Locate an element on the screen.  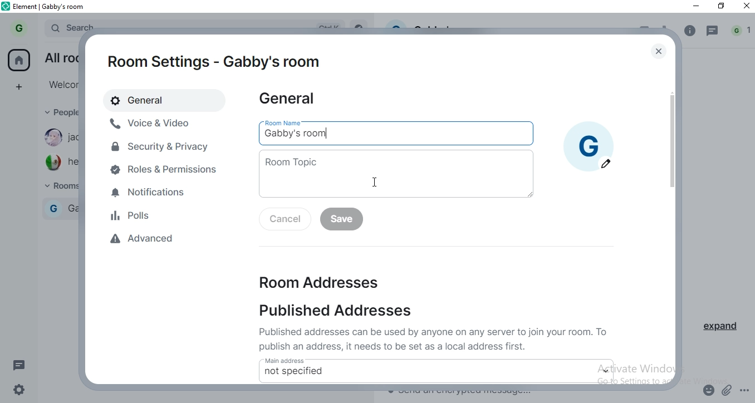
minimise is located at coordinates (696, 8).